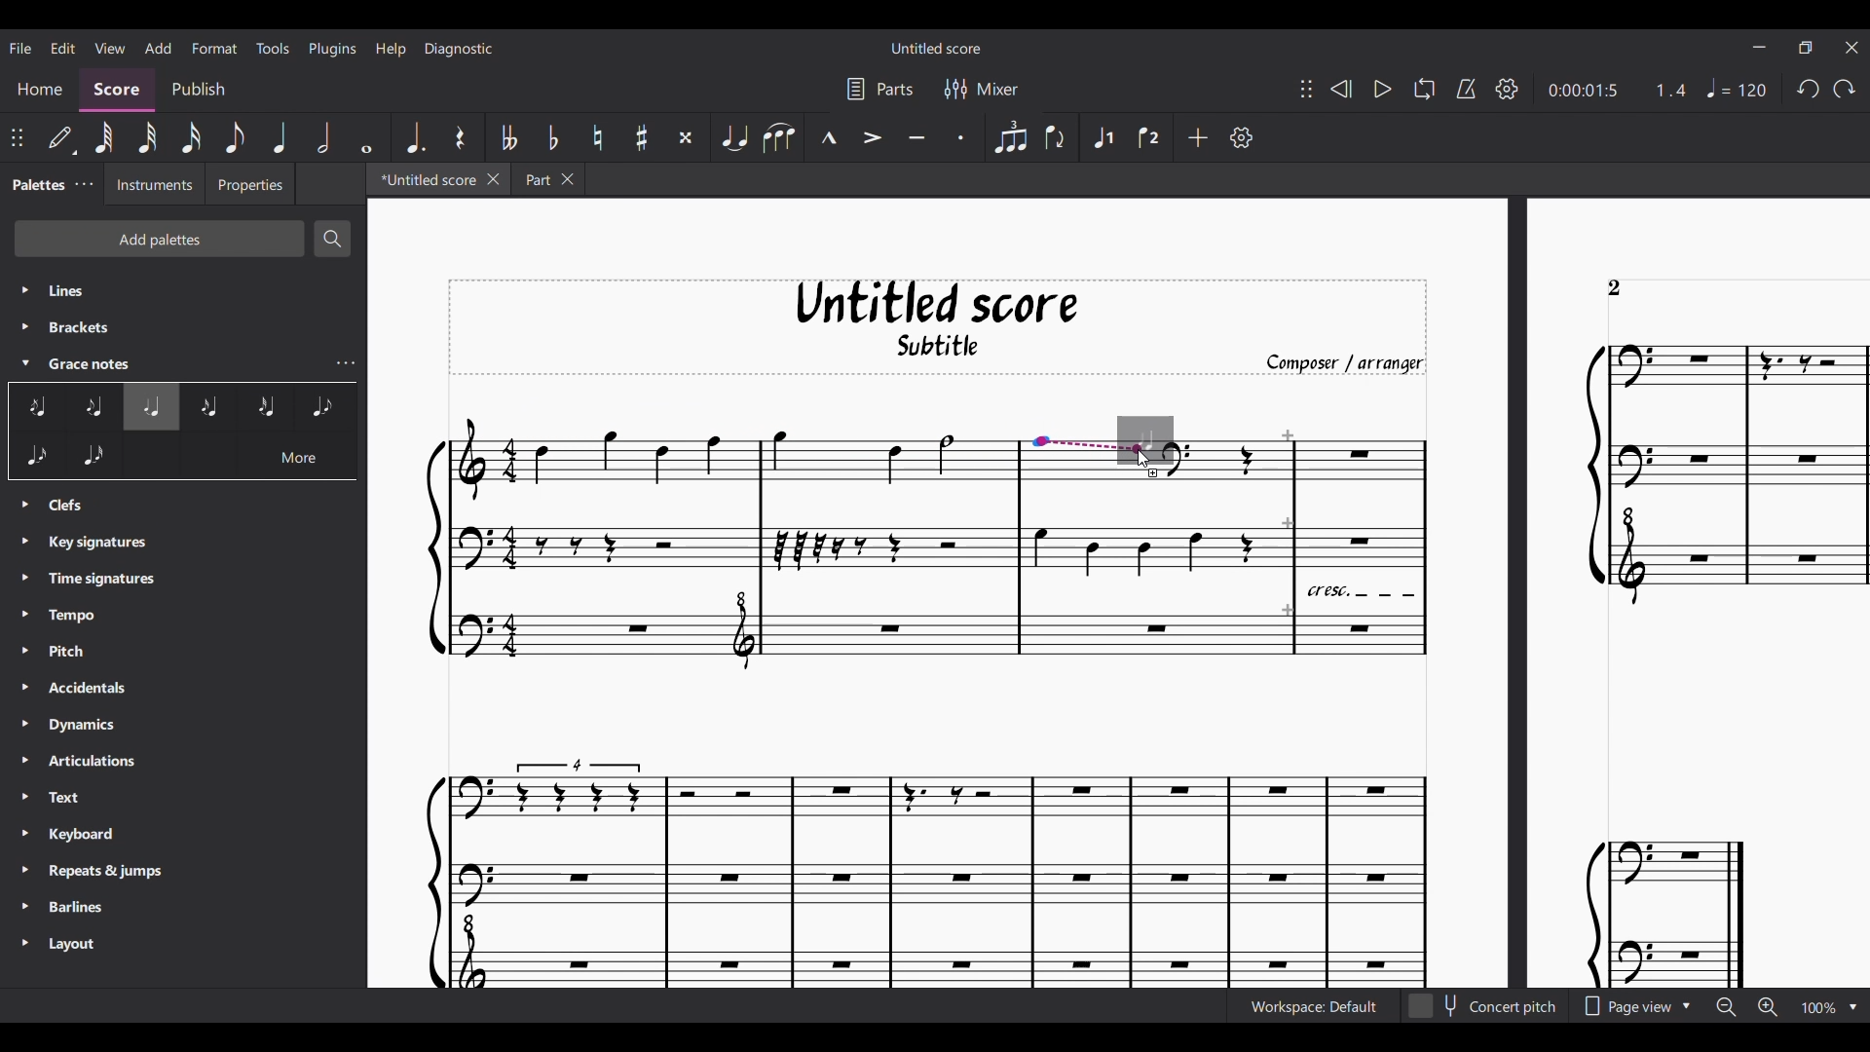  I want to click on Toggle natural, so click(597, 137).